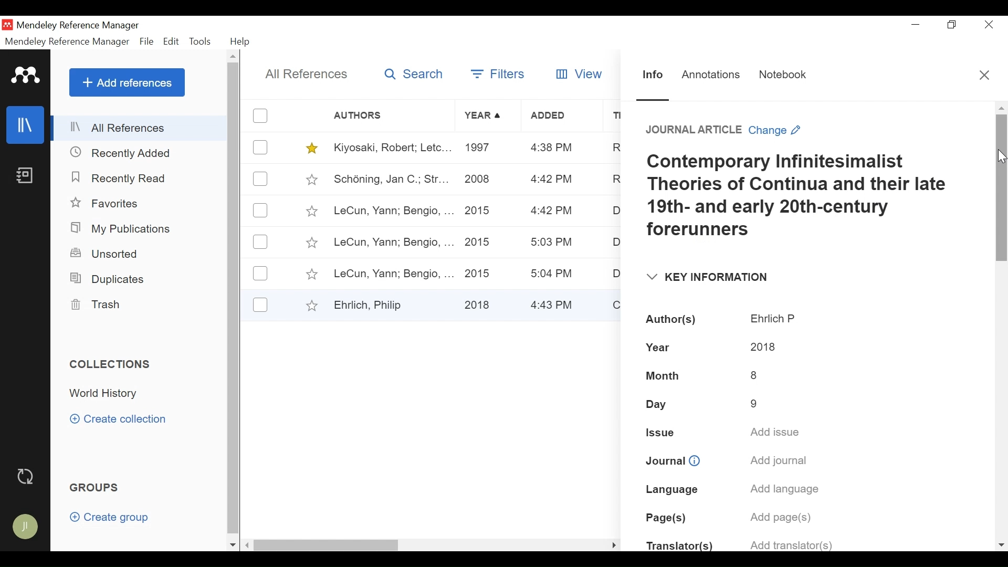  What do you see at coordinates (93, 487) in the screenshot?
I see `Groups` at bounding box center [93, 487].